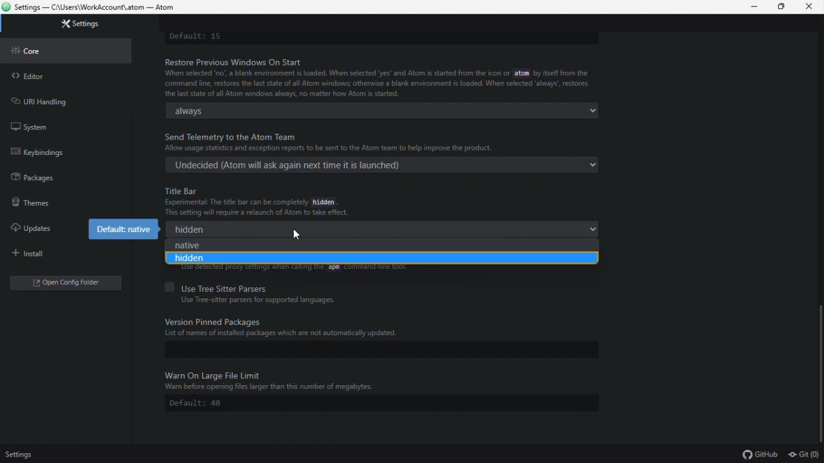 The width and height of the screenshot is (824, 463). What do you see at coordinates (118, 228) in the screenshot?
I see `Default: native` at bounding box center [118, 228].